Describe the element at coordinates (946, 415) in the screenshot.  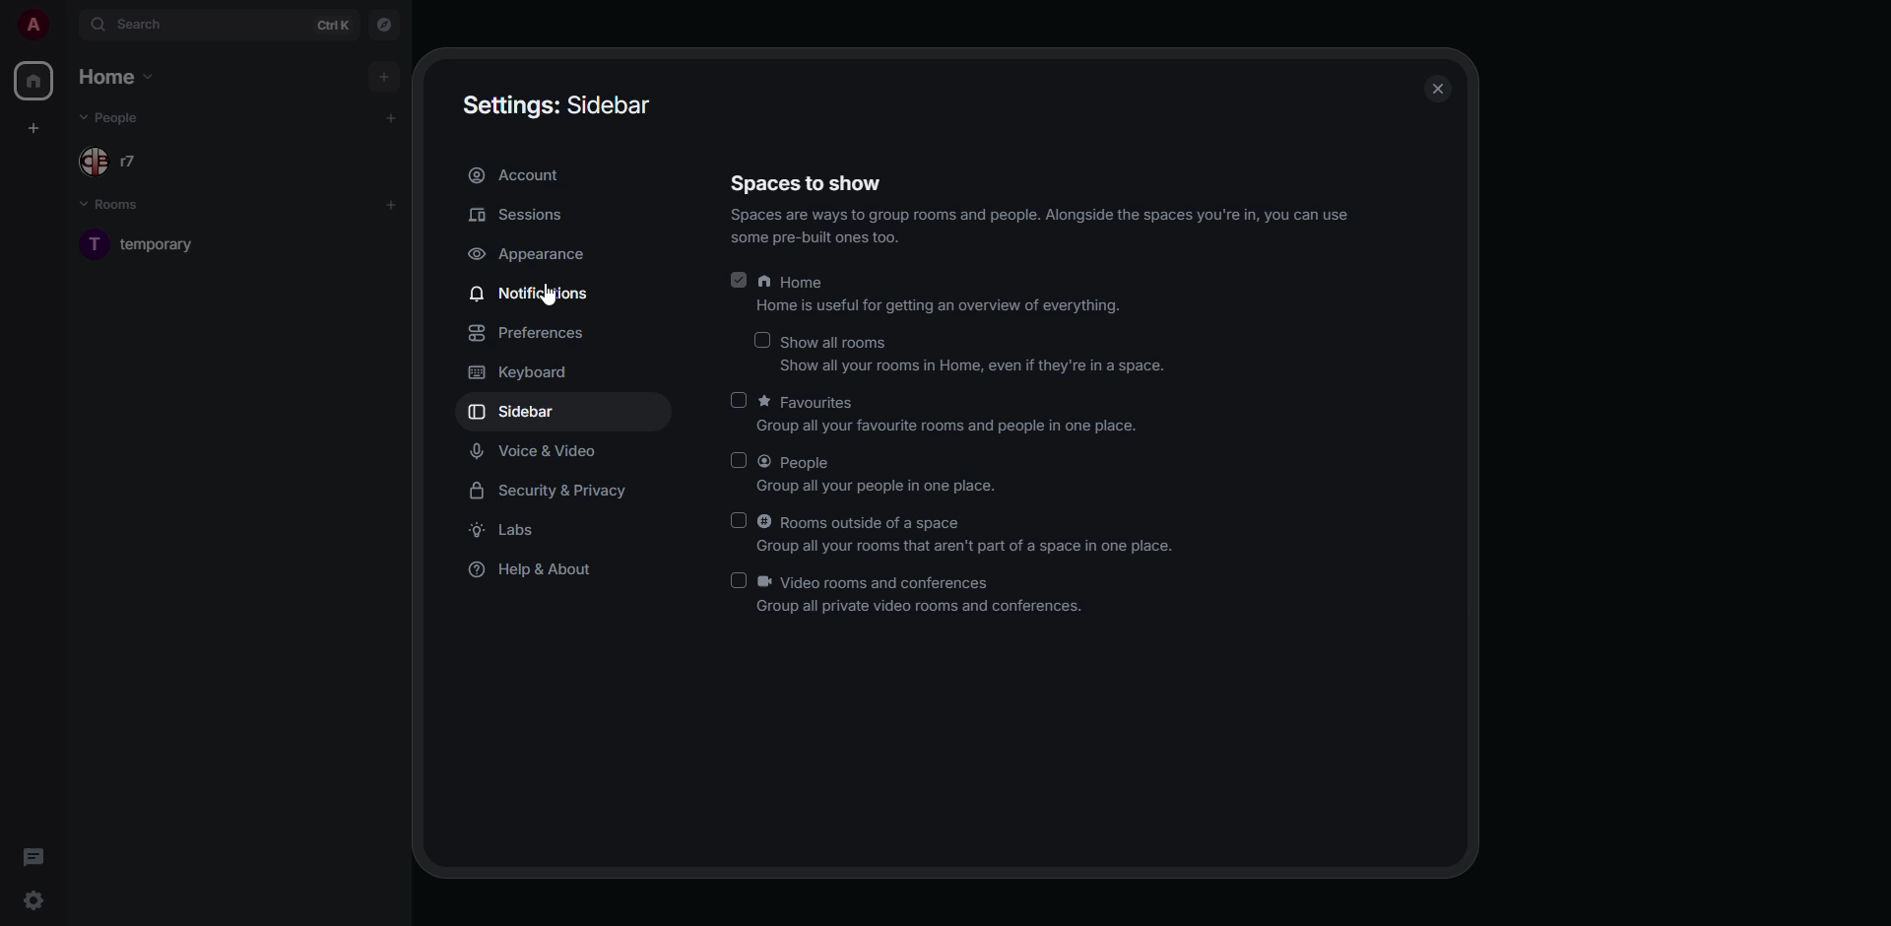
I see `favorites` at that location.